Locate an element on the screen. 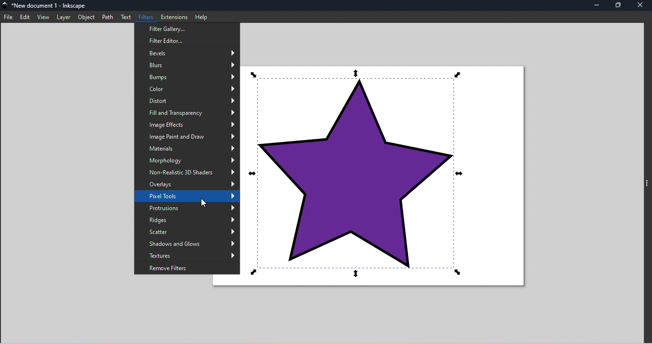 Image resolution: width=652 pixels, height=344 pixels. Minimize is located at coordinates (596, 5).